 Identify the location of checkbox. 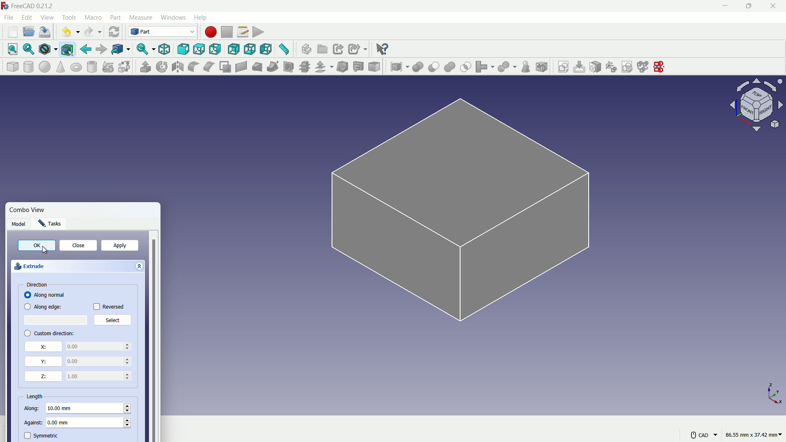
(27, 333).